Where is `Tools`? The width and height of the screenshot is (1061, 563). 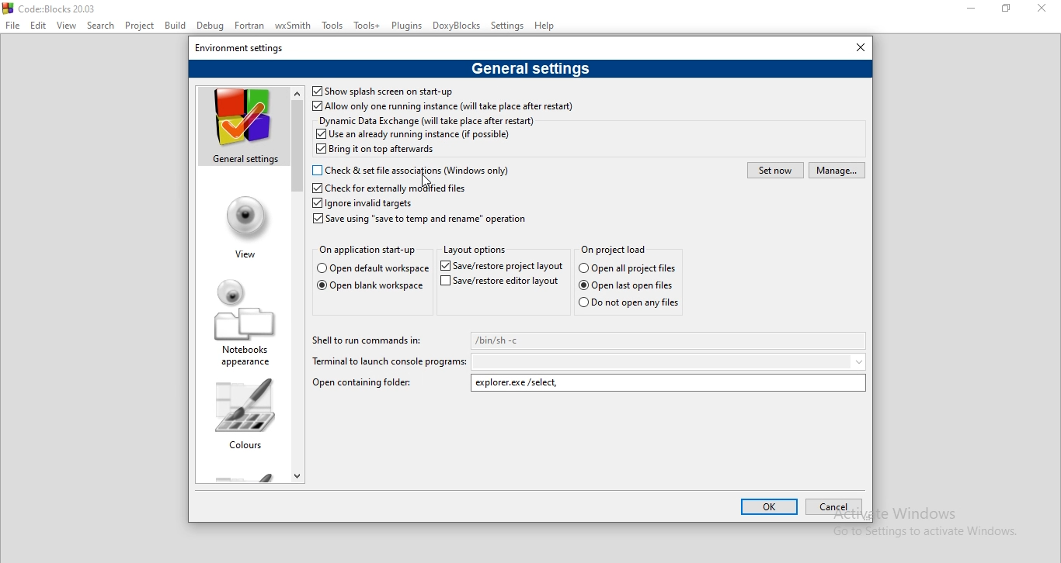 Tools is located at coordinates (333, 26).